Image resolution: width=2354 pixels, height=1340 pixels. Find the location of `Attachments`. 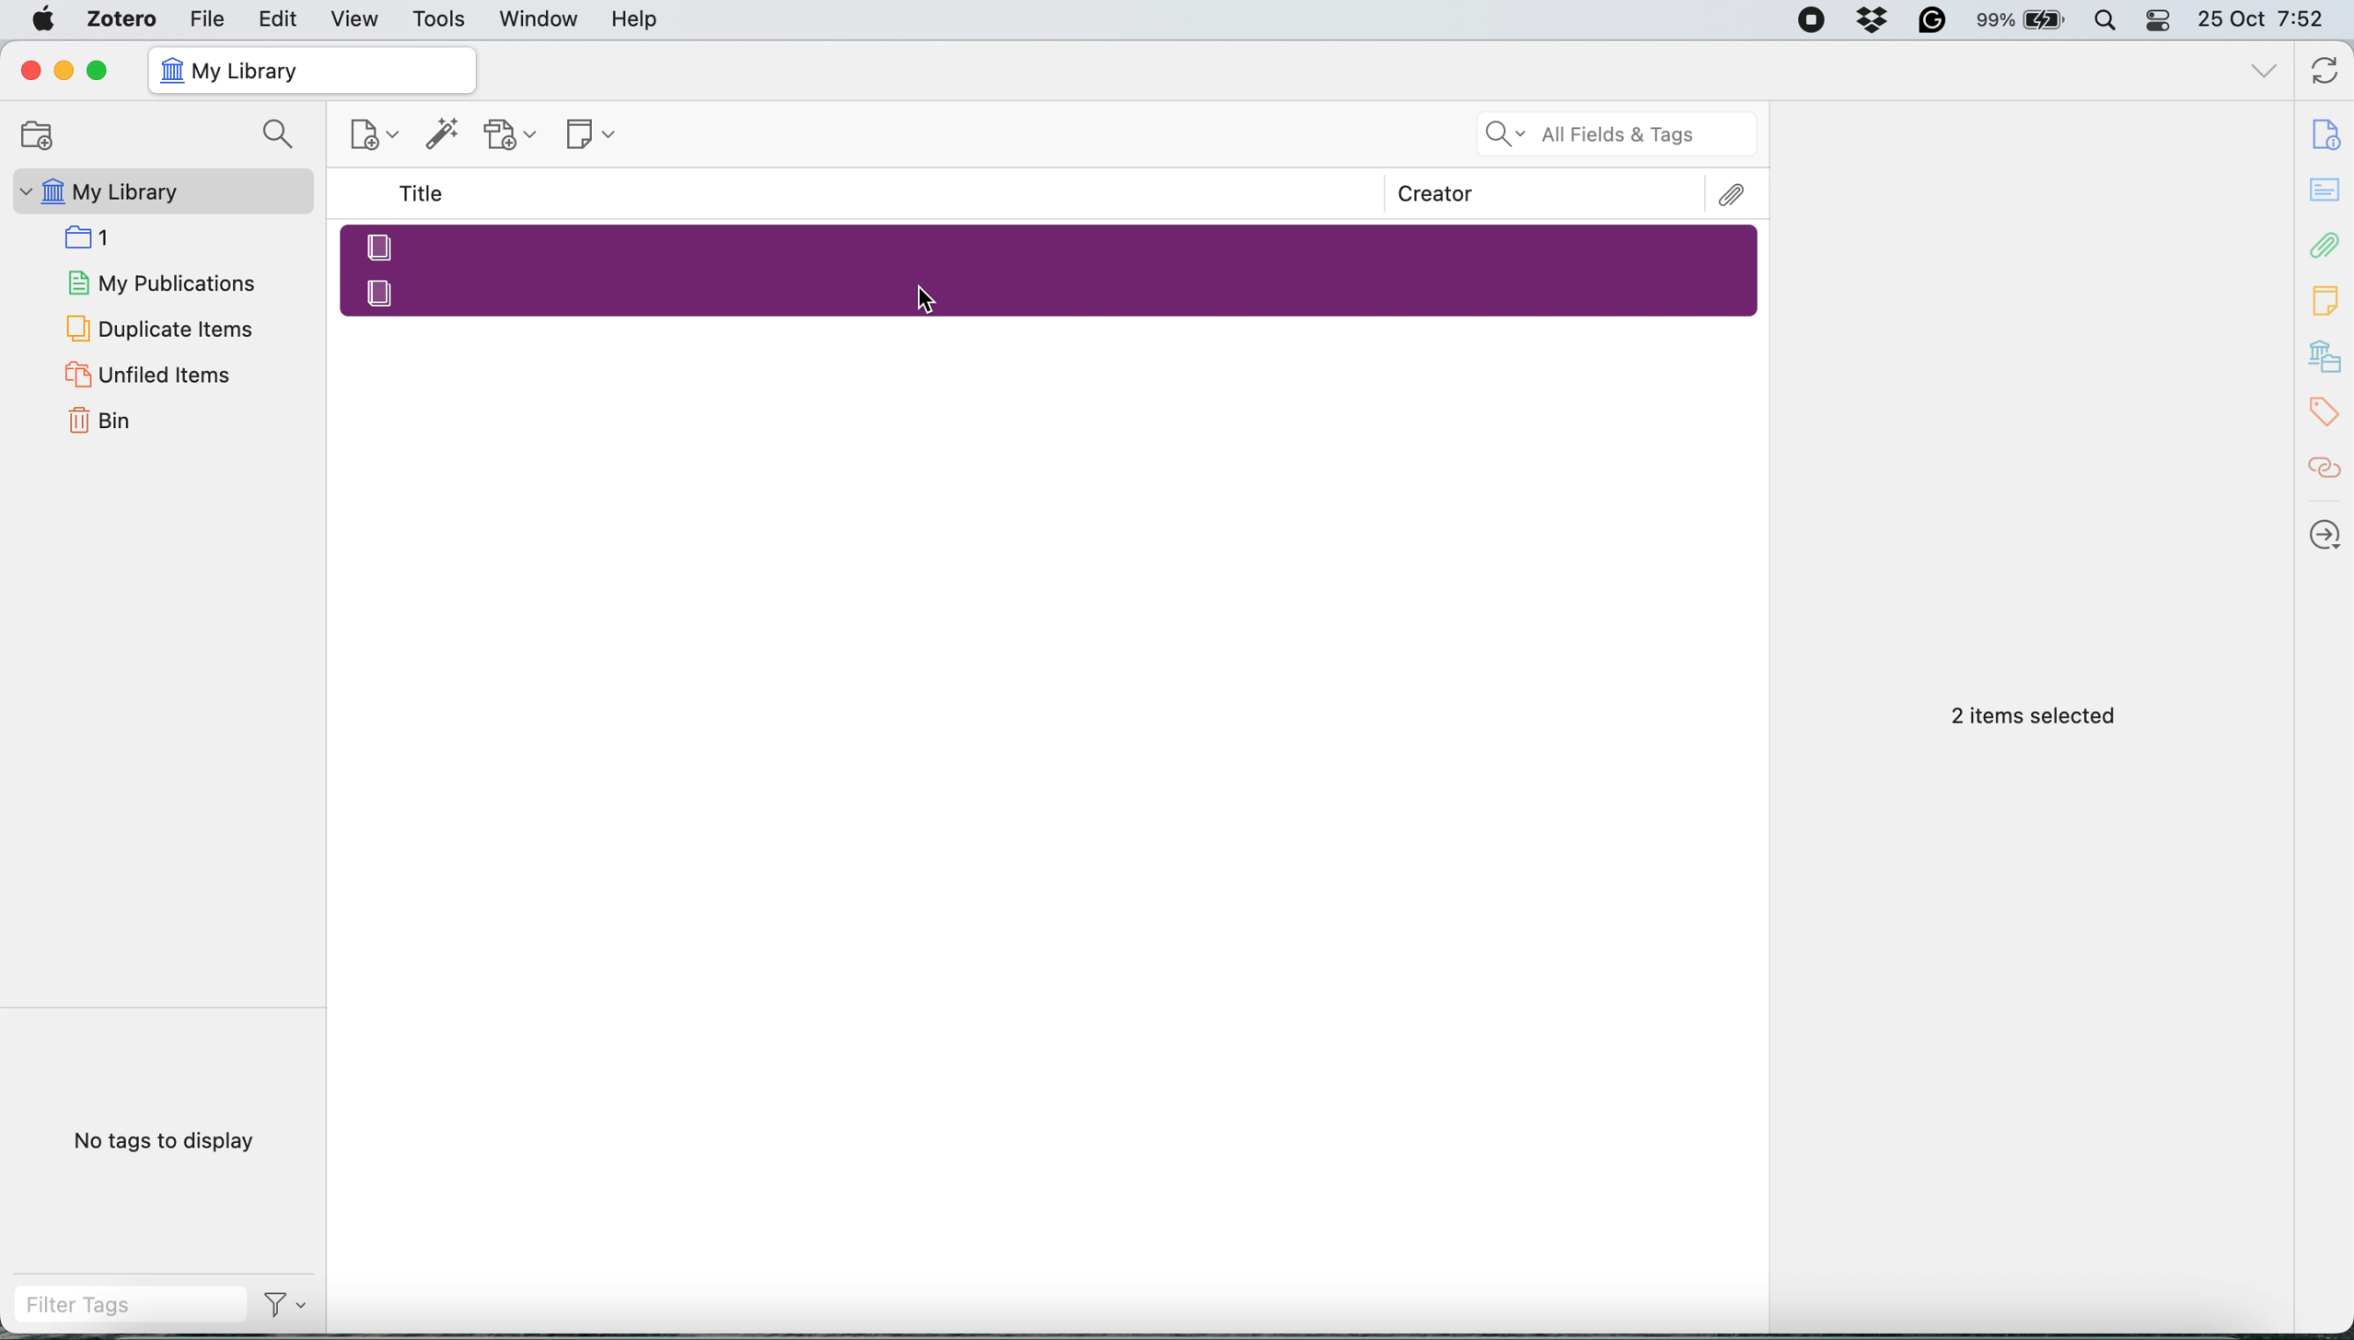

Attachments is located at coordinates (1734, 195).